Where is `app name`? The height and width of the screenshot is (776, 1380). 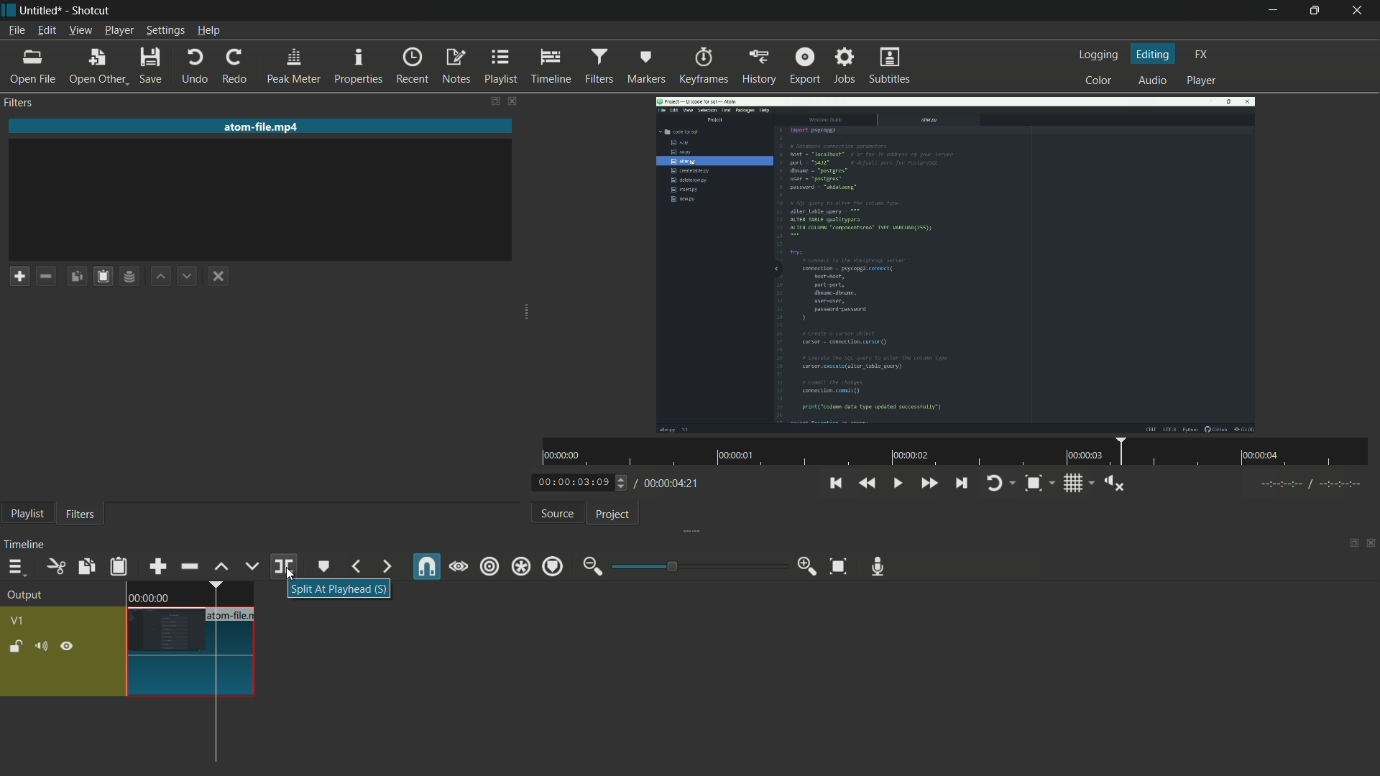 app name is located at coordinates (91, 11).